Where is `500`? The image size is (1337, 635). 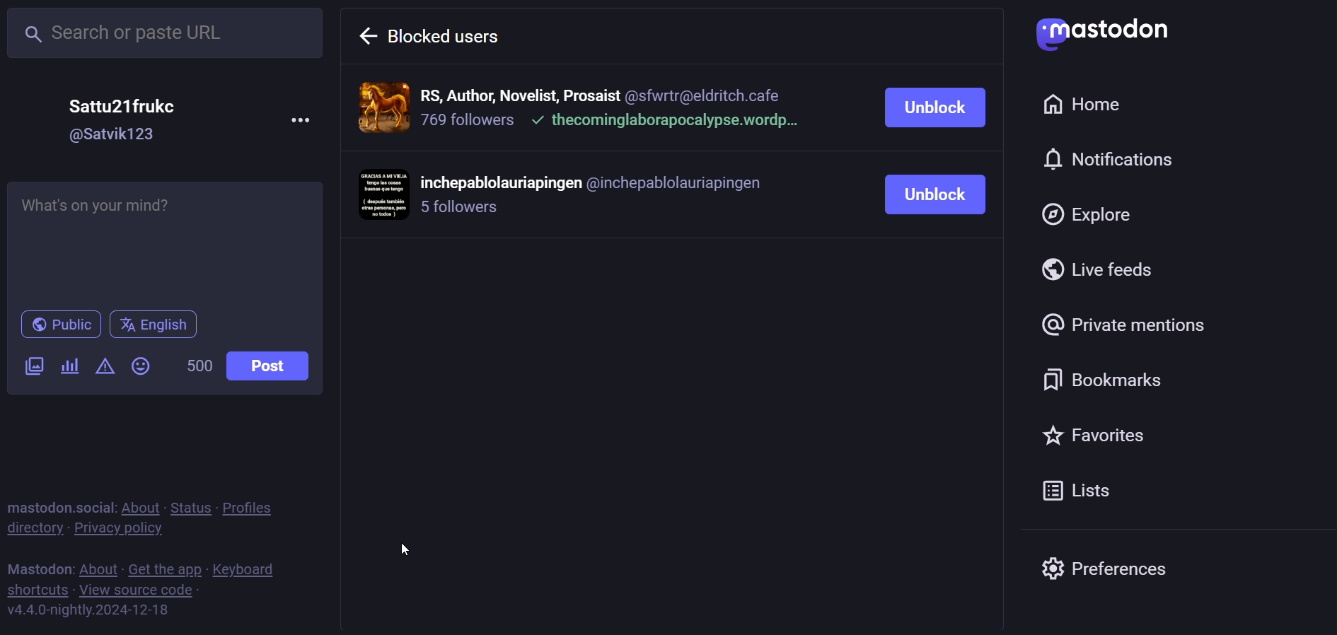 500 is located at coordinates (197, 363).